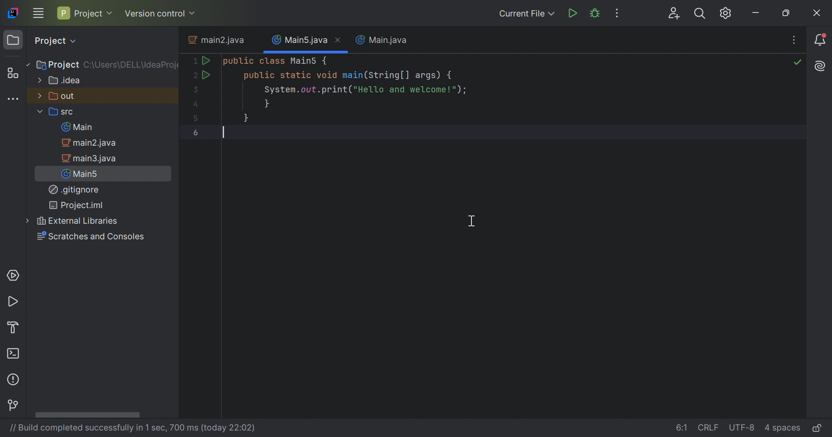  What do you see at coordinates (339, 39) in the screenshot?
I see `Close` at bounding box center [339, 39].